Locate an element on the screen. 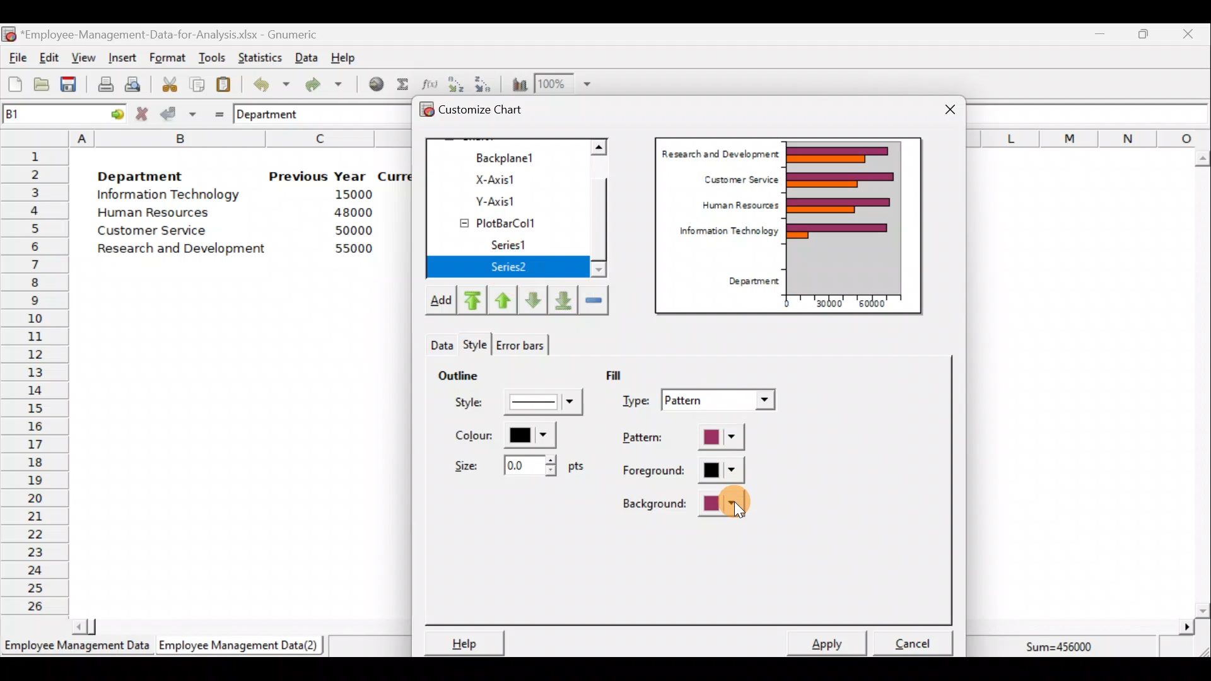  Customer Service is located at coordinates (738, 178).